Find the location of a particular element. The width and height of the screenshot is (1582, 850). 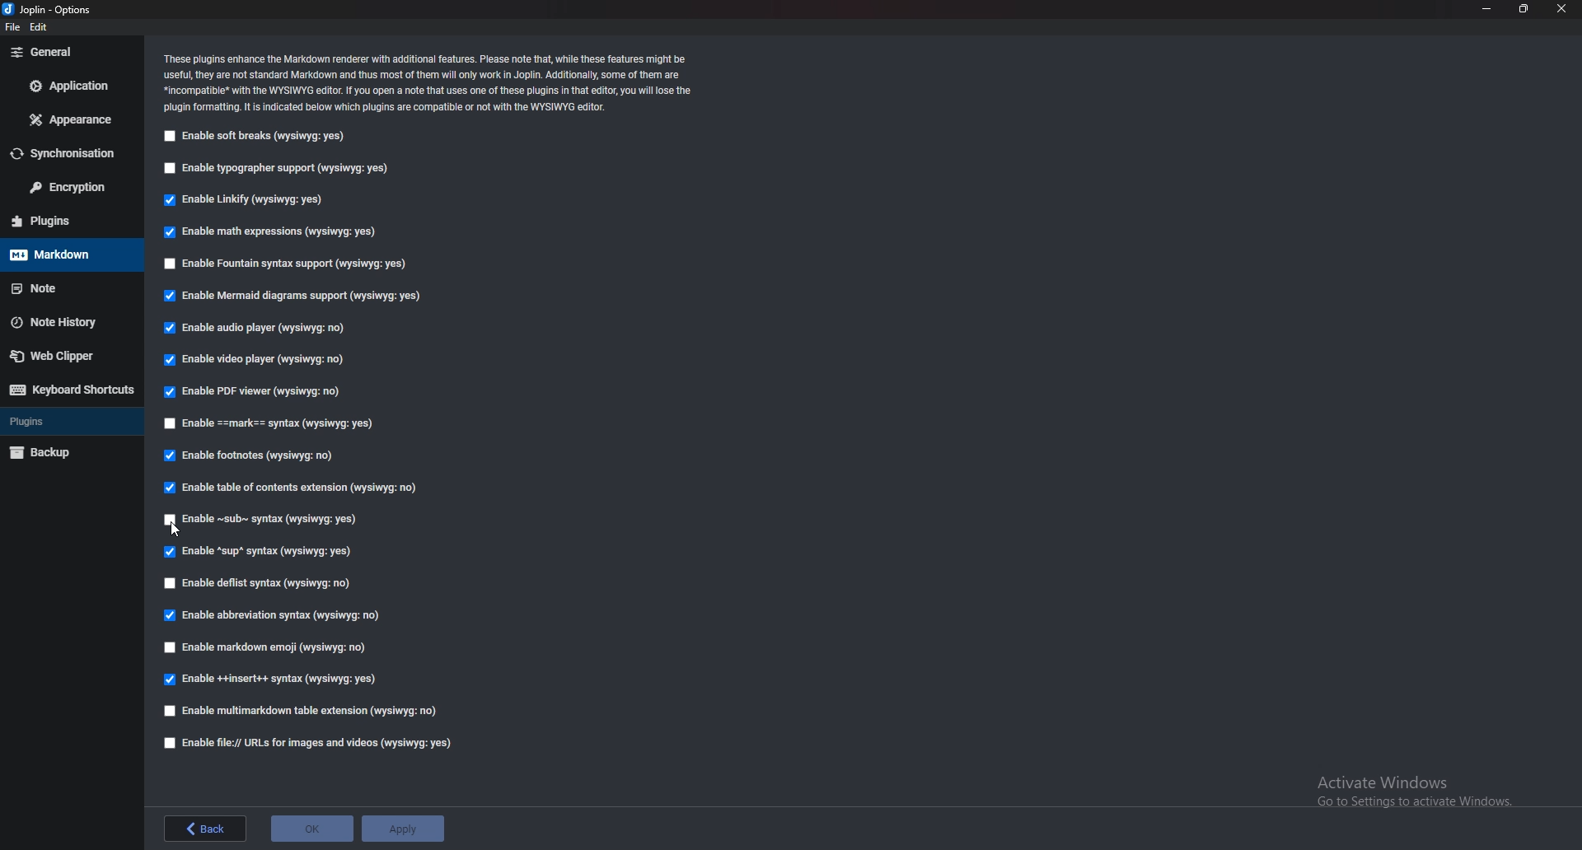

note is located at coordinates (66, 287).